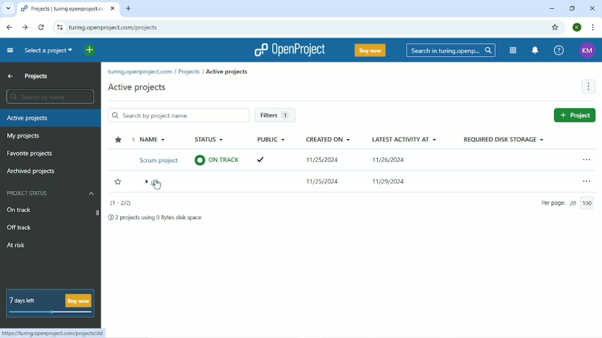 The width and height of the screenshot is (602, 338). I want to click on Hide, so click(91, 192).